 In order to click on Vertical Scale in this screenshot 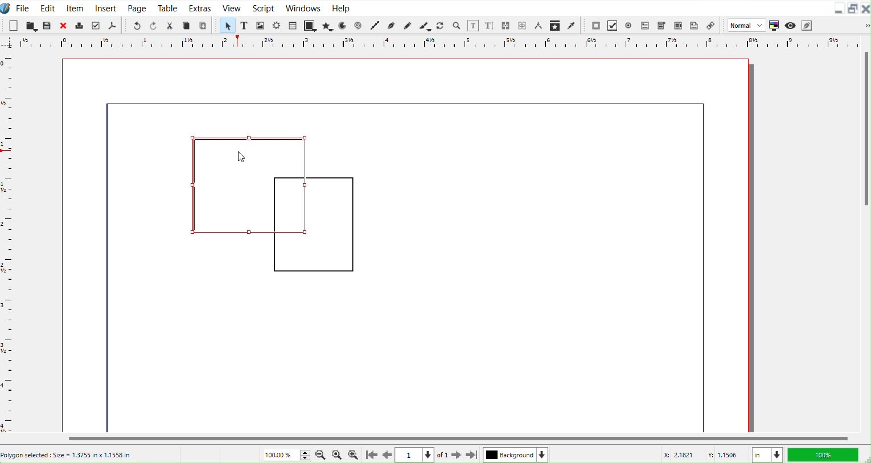, I will do `click(428, 44)`.